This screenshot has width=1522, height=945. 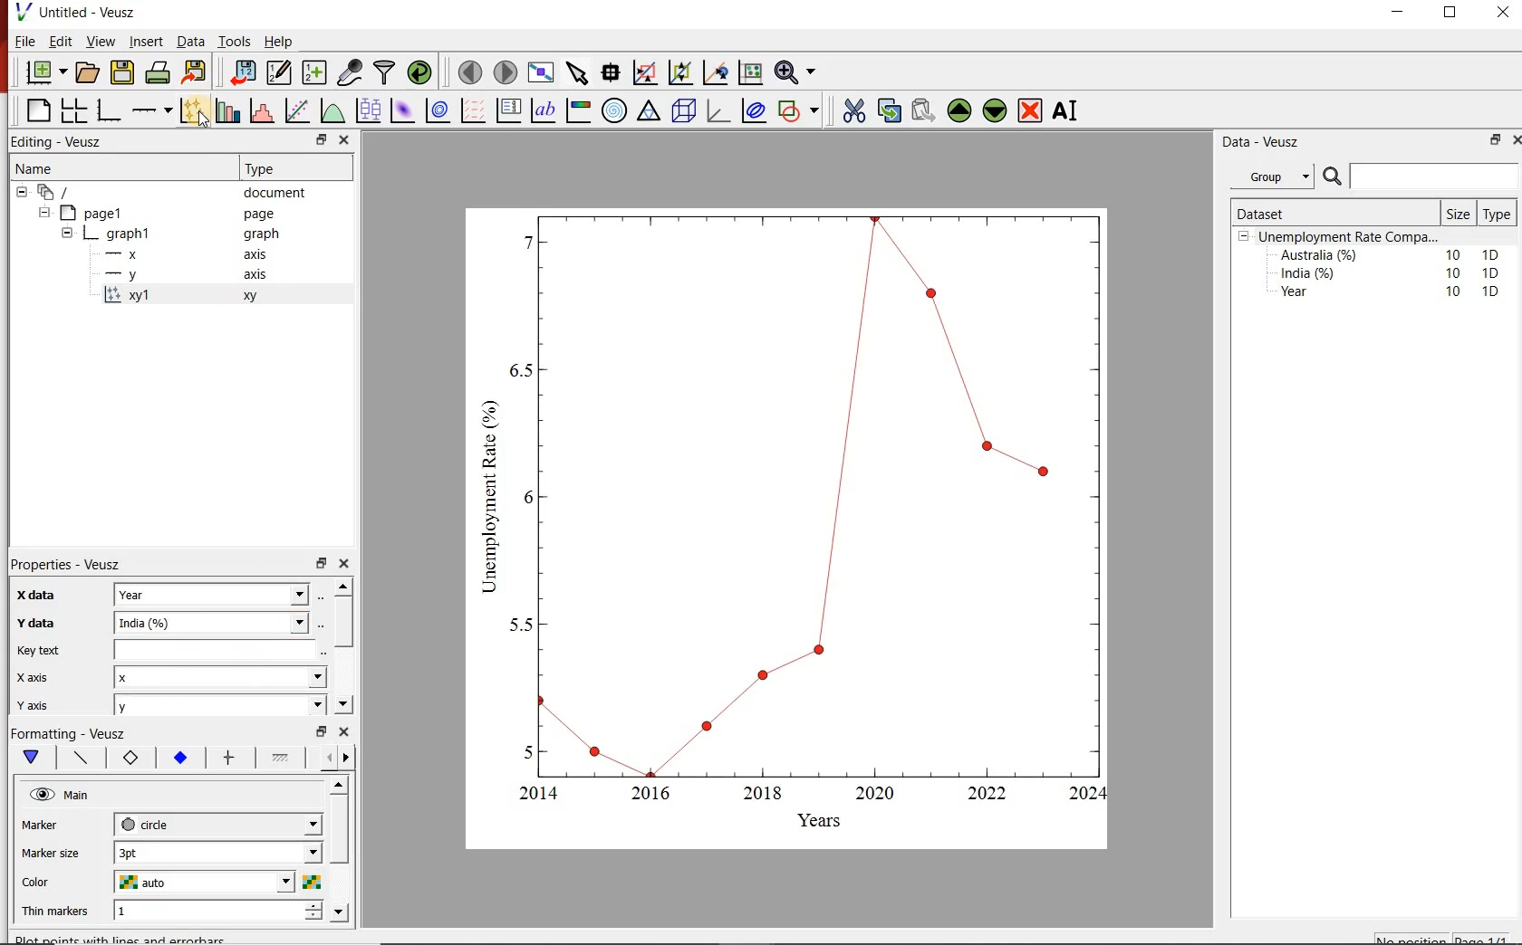 I want to click on move to next page, so click(x=506, y=72).